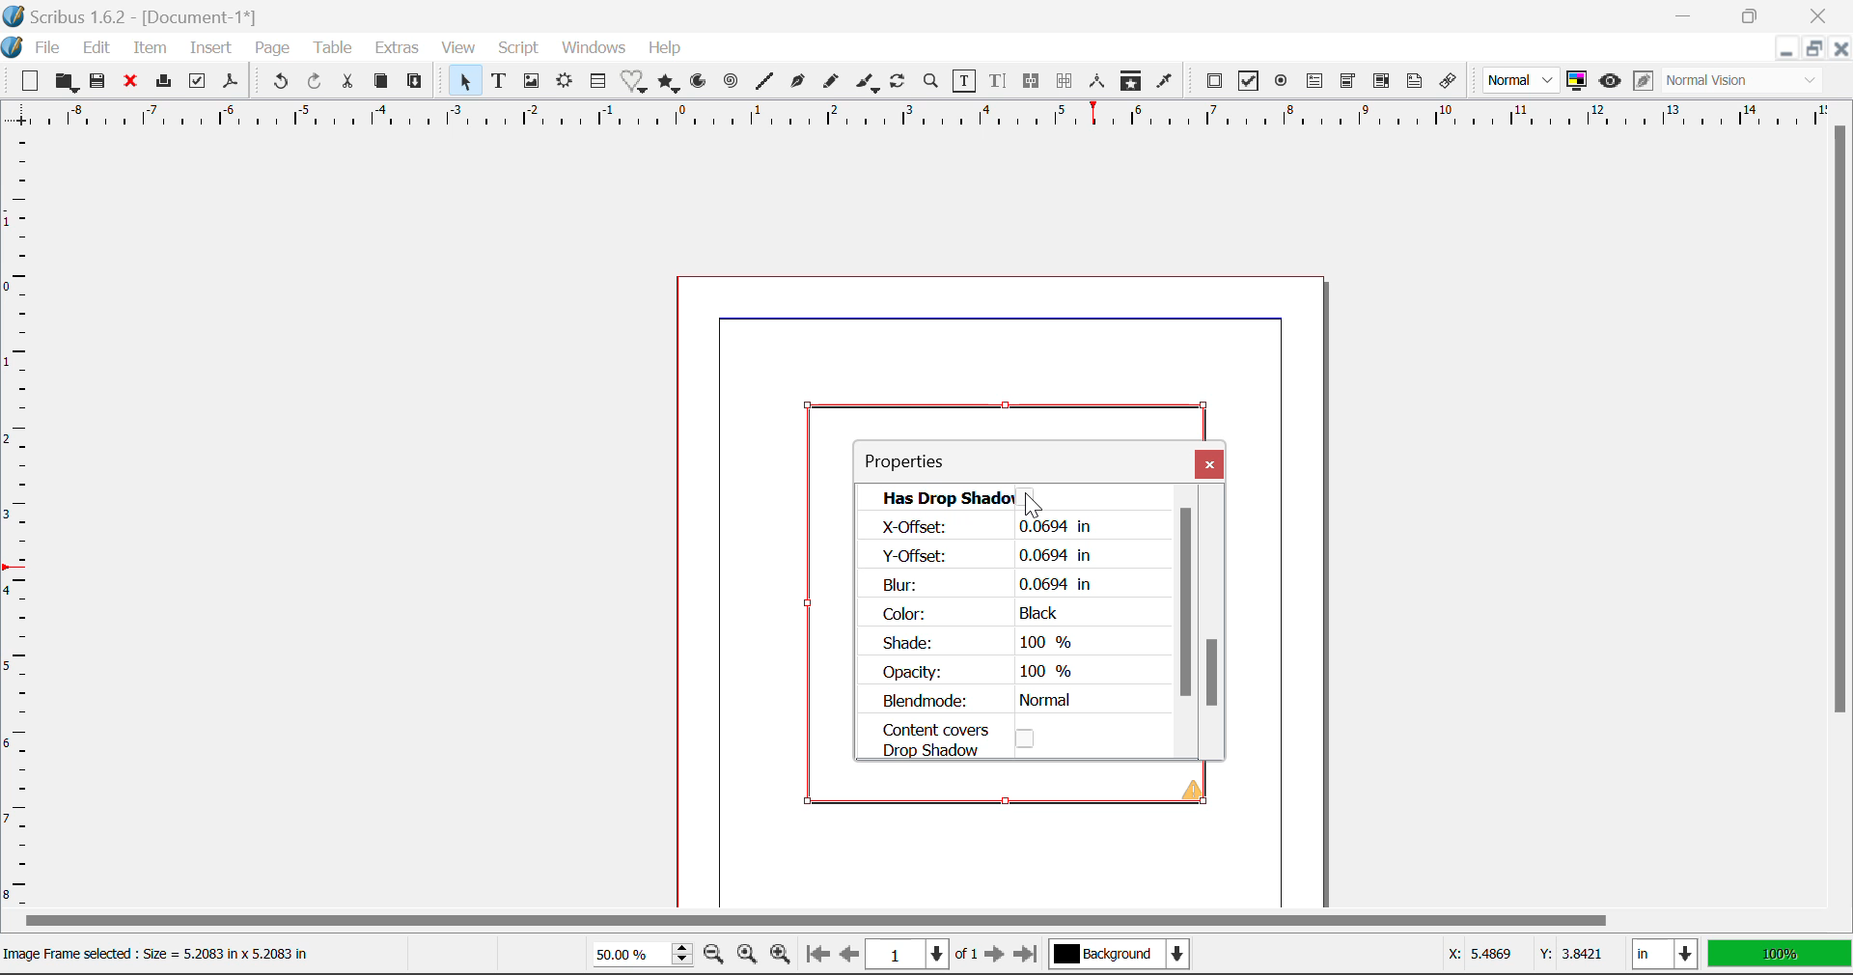 Image resolution: width=1853 pixels, height=975 pixels. Describe the element at coordinates (28, 82) in the screenshot. I see `New` at that location.